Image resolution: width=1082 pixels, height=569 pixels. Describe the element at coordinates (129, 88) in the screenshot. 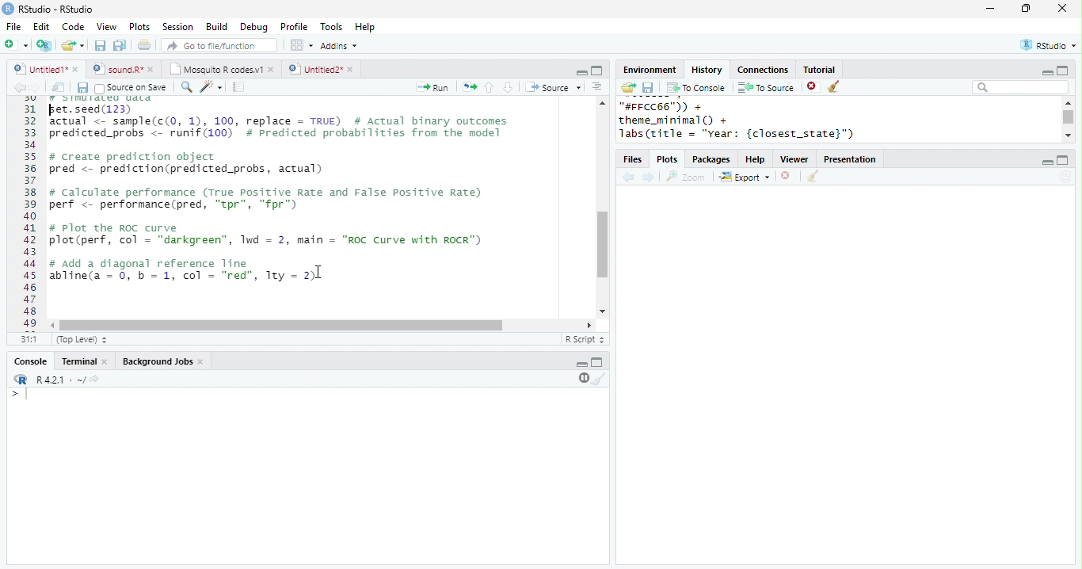

I see `Source on Save` at that location.